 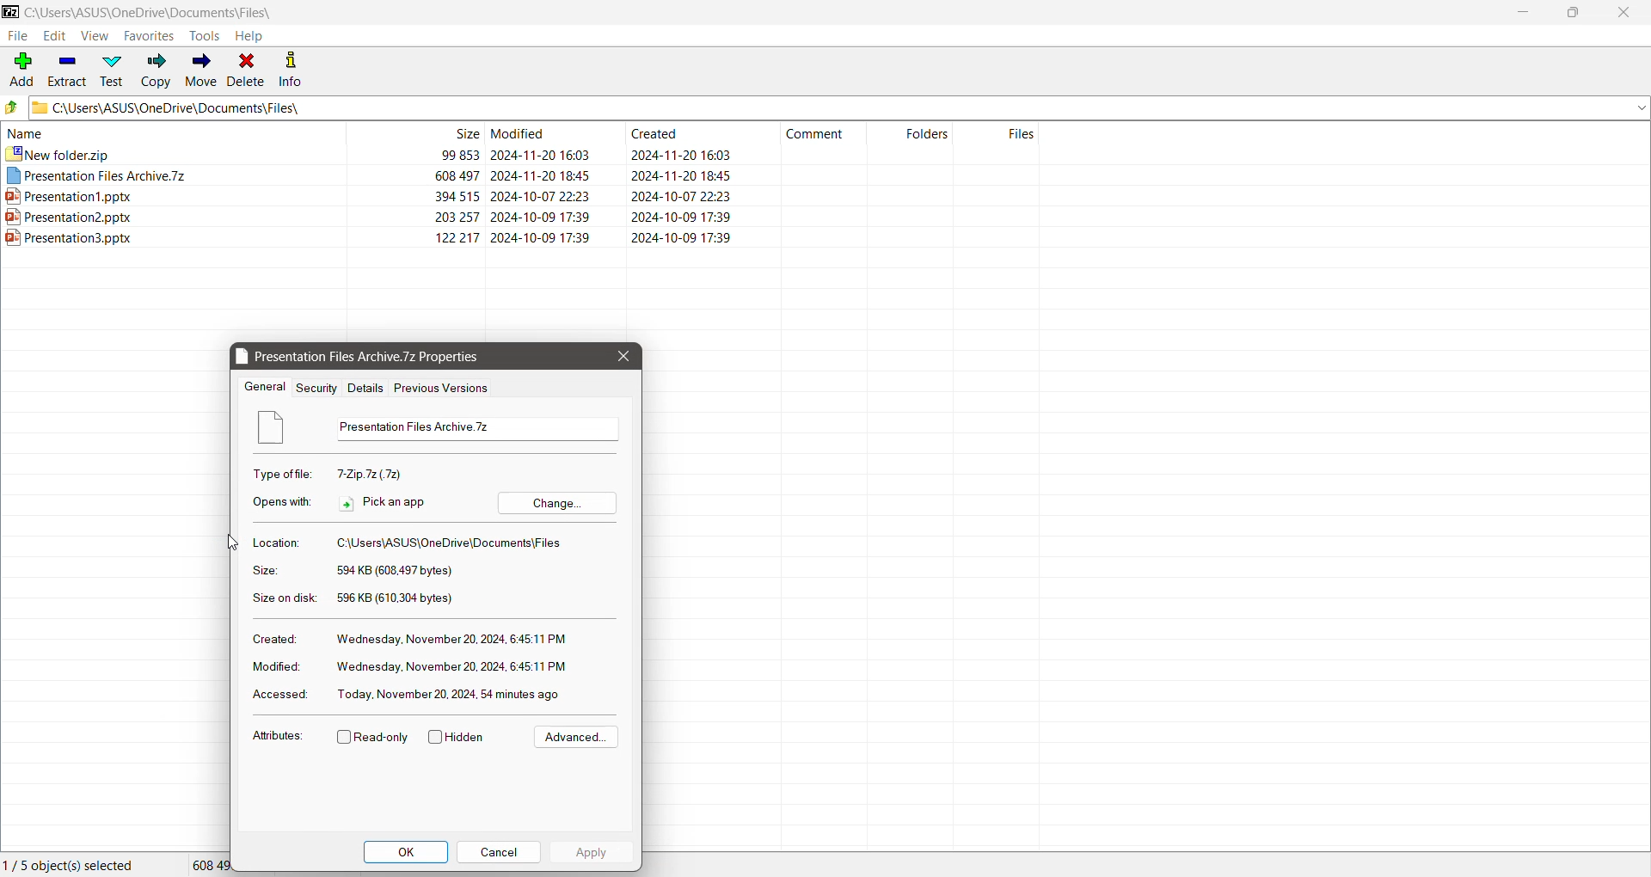 I want to click on Archive File Name, so click(x=475, y=428).